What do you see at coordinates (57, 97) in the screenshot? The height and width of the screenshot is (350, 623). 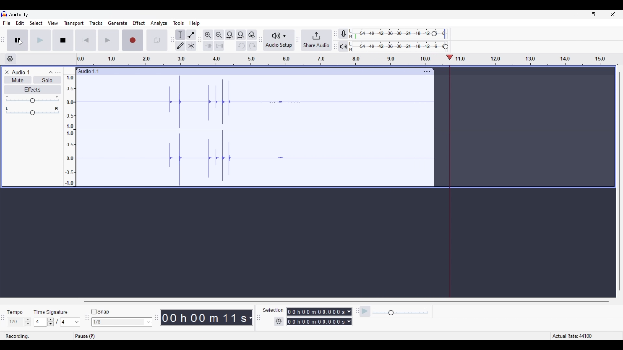 I see `Maximum gain` at bounding box center [57, 97].